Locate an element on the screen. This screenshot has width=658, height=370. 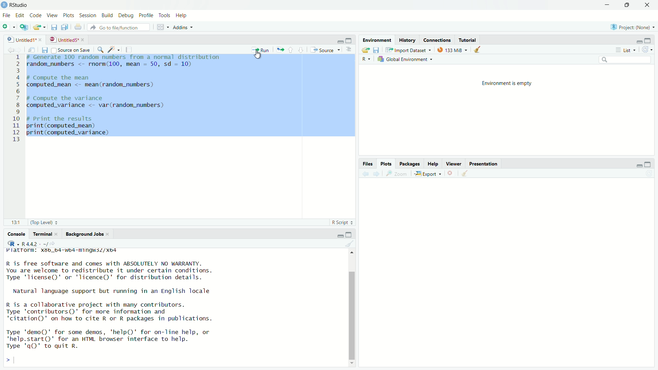
addins is located at coordinates (183, 27).